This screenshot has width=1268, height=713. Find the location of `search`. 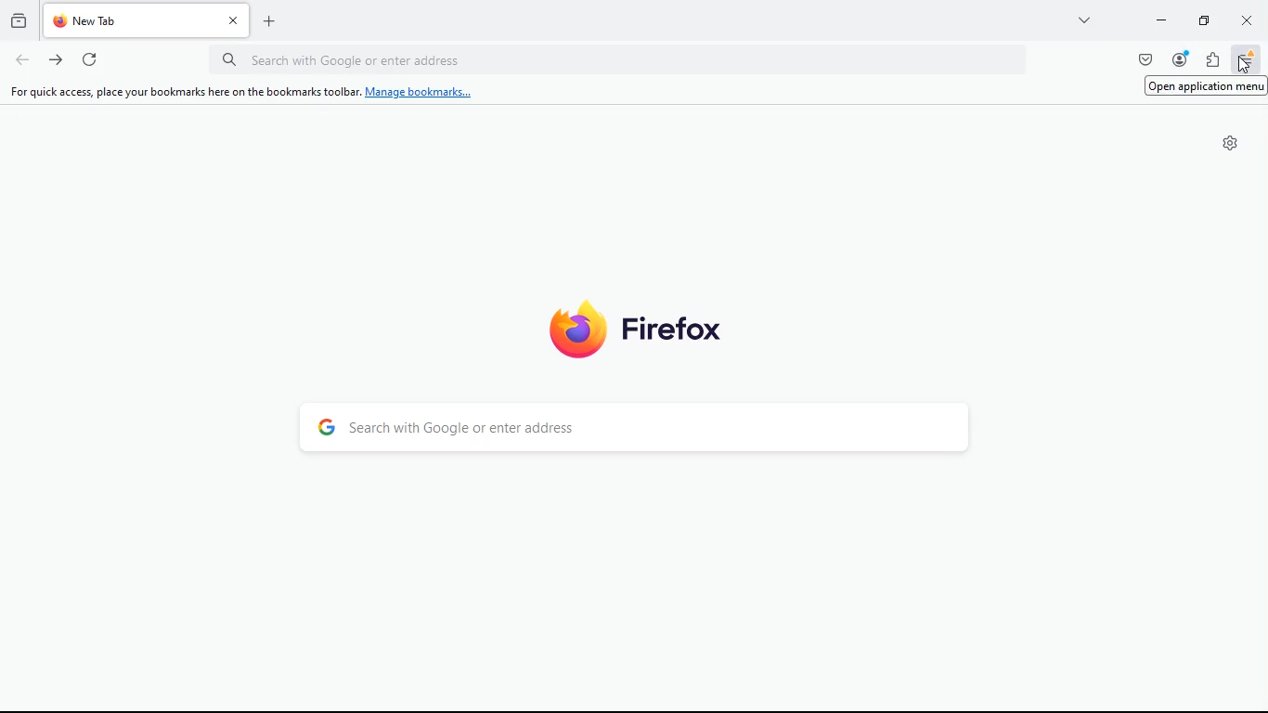

search is located at coordinates (642, 432).